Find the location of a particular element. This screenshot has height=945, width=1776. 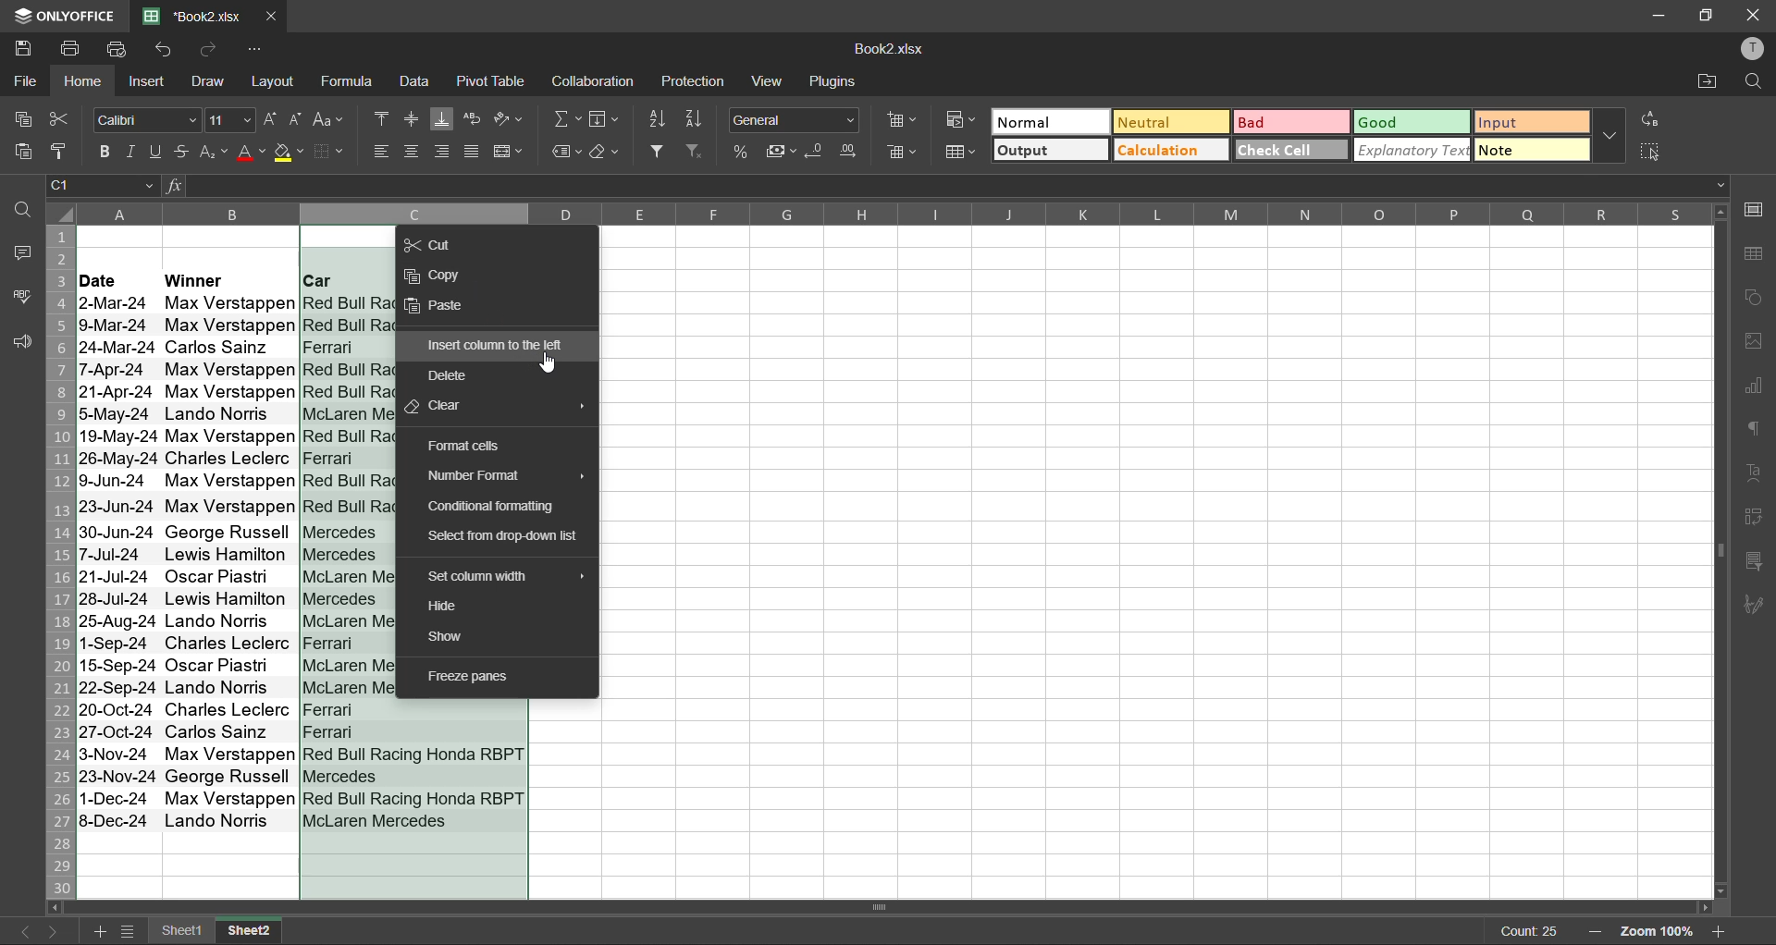

remove cells is located at coordinates (904, 152).